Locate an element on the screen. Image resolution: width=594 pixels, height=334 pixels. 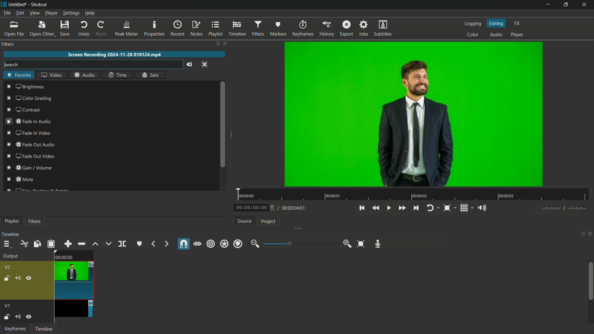
color grading is located at coordinates (30, 99).